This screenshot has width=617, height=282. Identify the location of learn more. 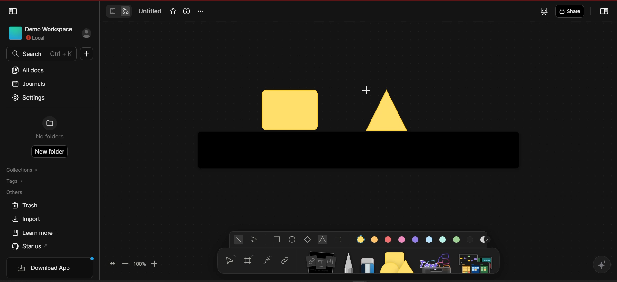
(37, 233).